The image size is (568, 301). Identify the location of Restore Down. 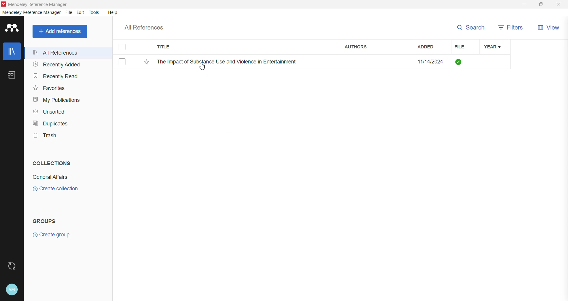
(542, 5).